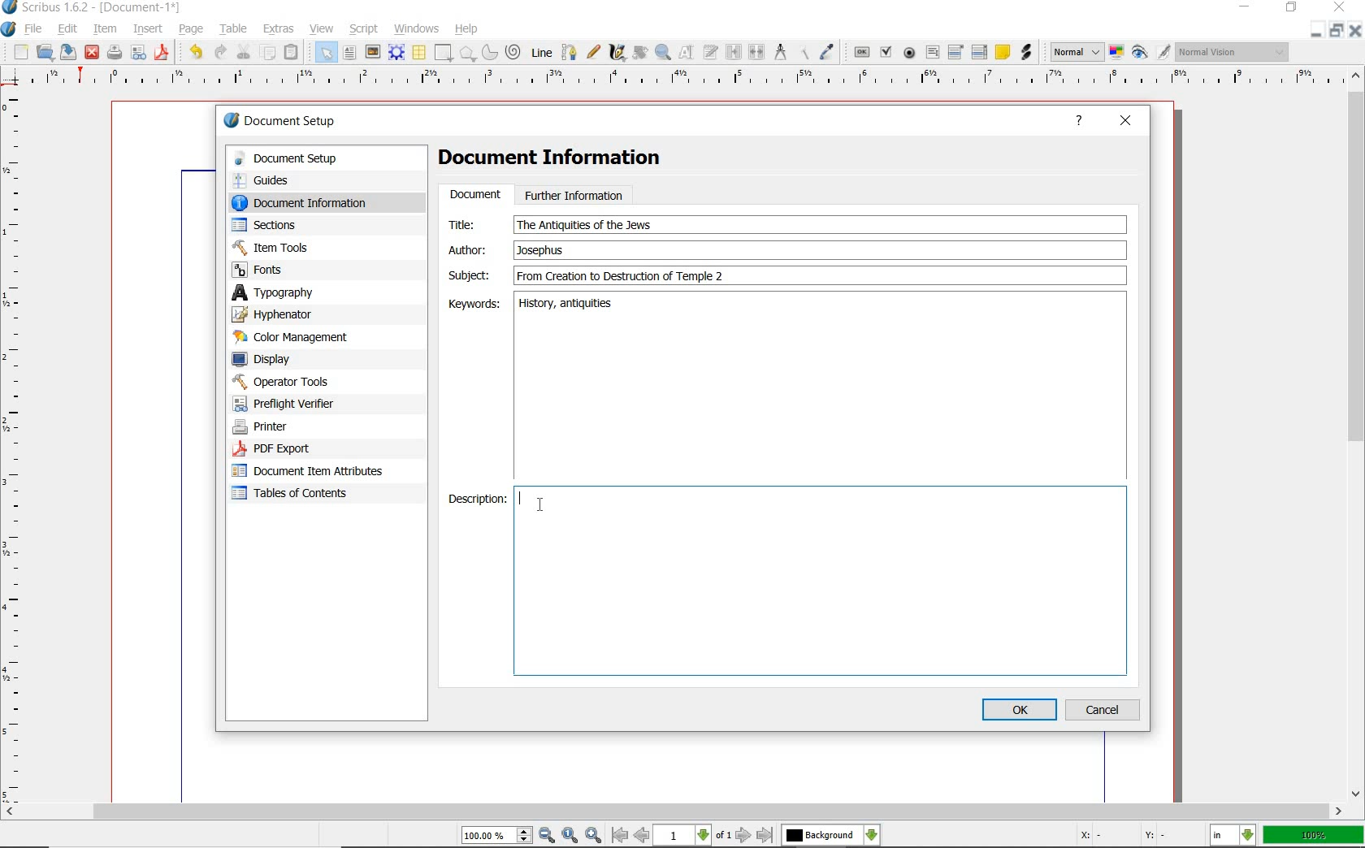  Describe the element at coordinates (563, 160) in the screenshot. I see `Document Information` at that location.